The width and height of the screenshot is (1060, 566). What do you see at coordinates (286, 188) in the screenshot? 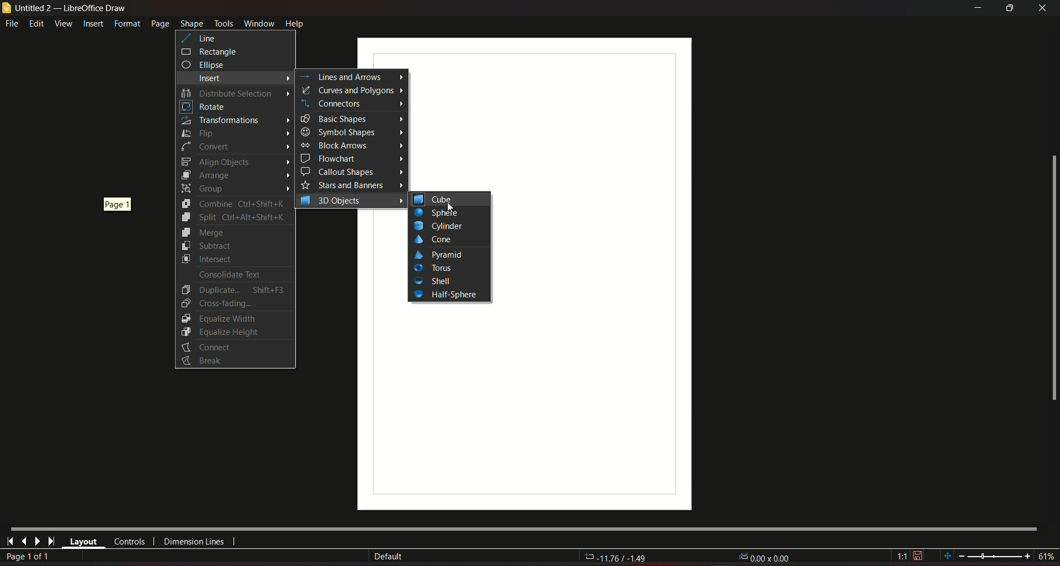
I see `Arrow` at bounding box center [286, 188].